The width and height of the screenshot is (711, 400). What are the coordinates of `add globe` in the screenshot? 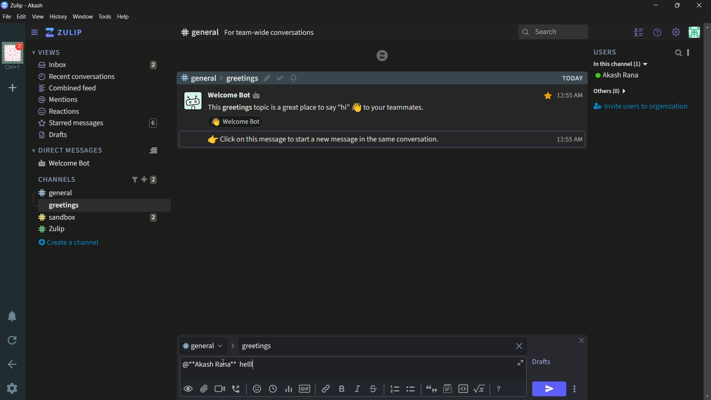 It's located at (273, 390).